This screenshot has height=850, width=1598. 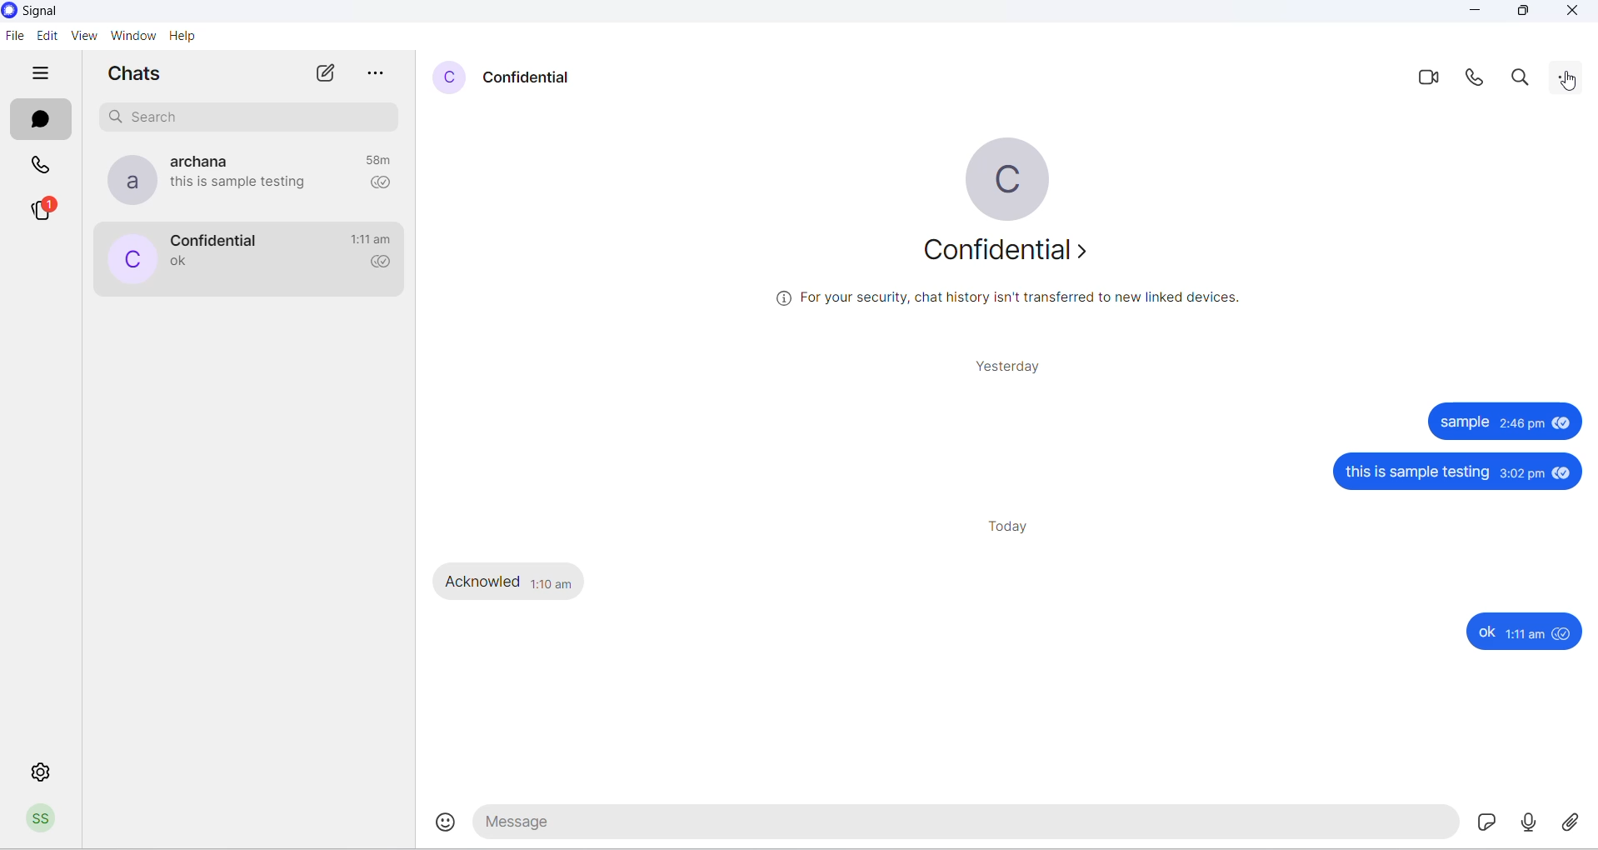 What do you see at coordinates (378, 264) in the screenshot?
I see `read recipient` at bounding box center [378, 264].